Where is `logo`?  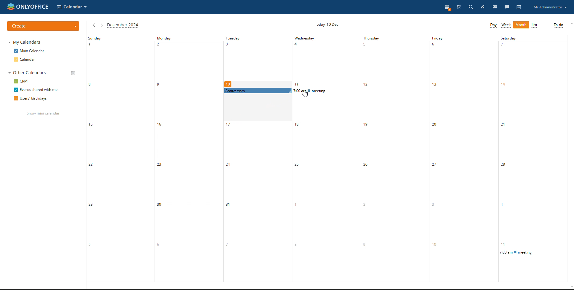
logo is located at coordinates (28, 7).